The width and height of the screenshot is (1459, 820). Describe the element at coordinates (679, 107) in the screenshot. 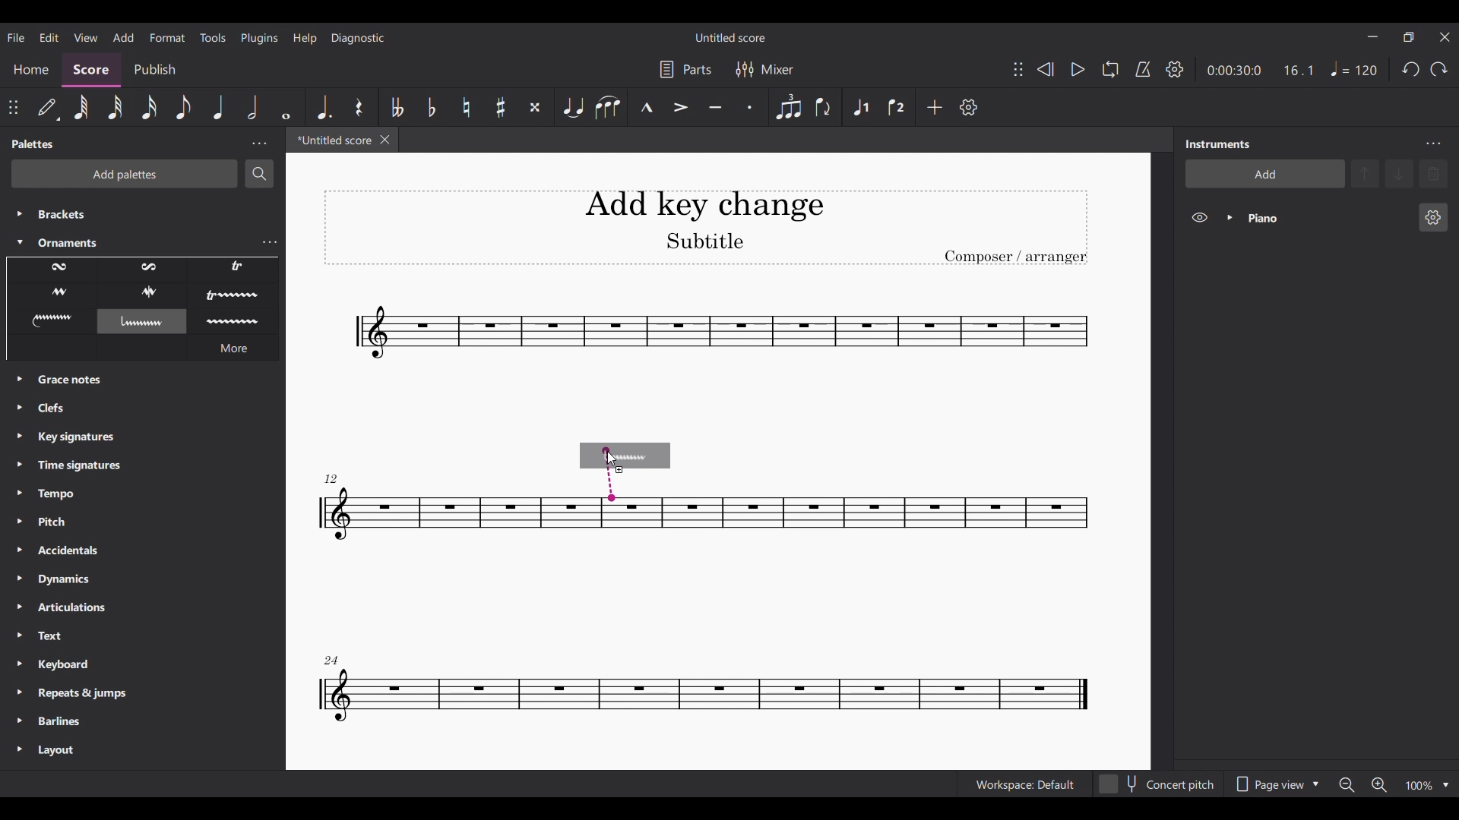

I see `Accent ` at that location.